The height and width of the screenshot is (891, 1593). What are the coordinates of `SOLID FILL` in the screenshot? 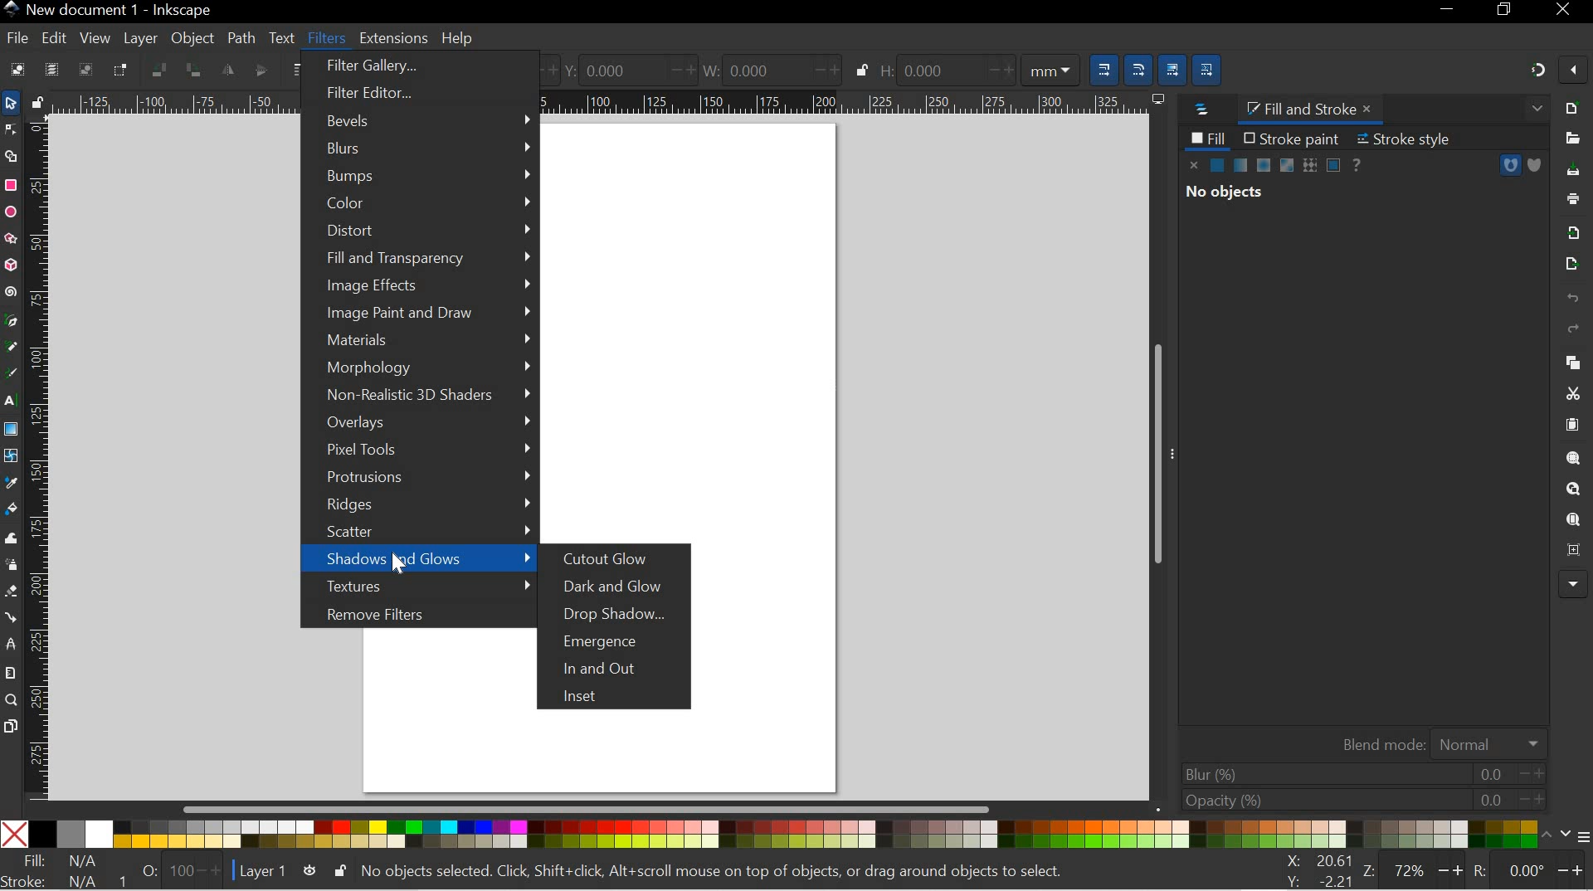 It's located at (1533, 165).